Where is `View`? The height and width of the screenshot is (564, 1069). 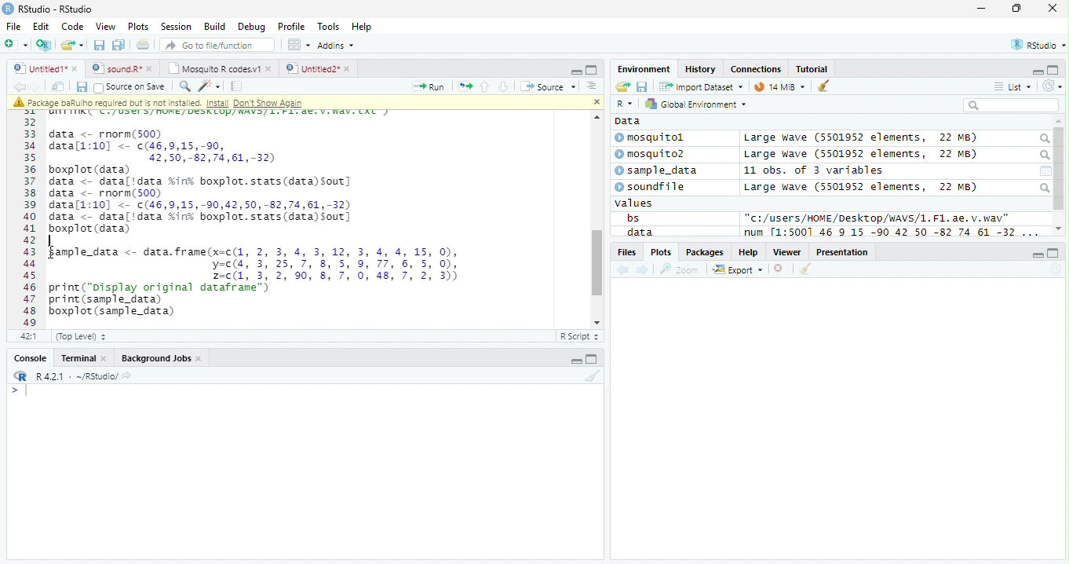 View is located at coordinates (107, 26).